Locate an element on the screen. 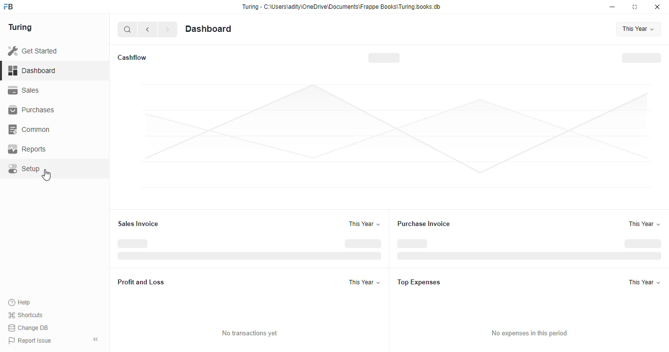  frappebooks logo is located at coordinates (13, 7).